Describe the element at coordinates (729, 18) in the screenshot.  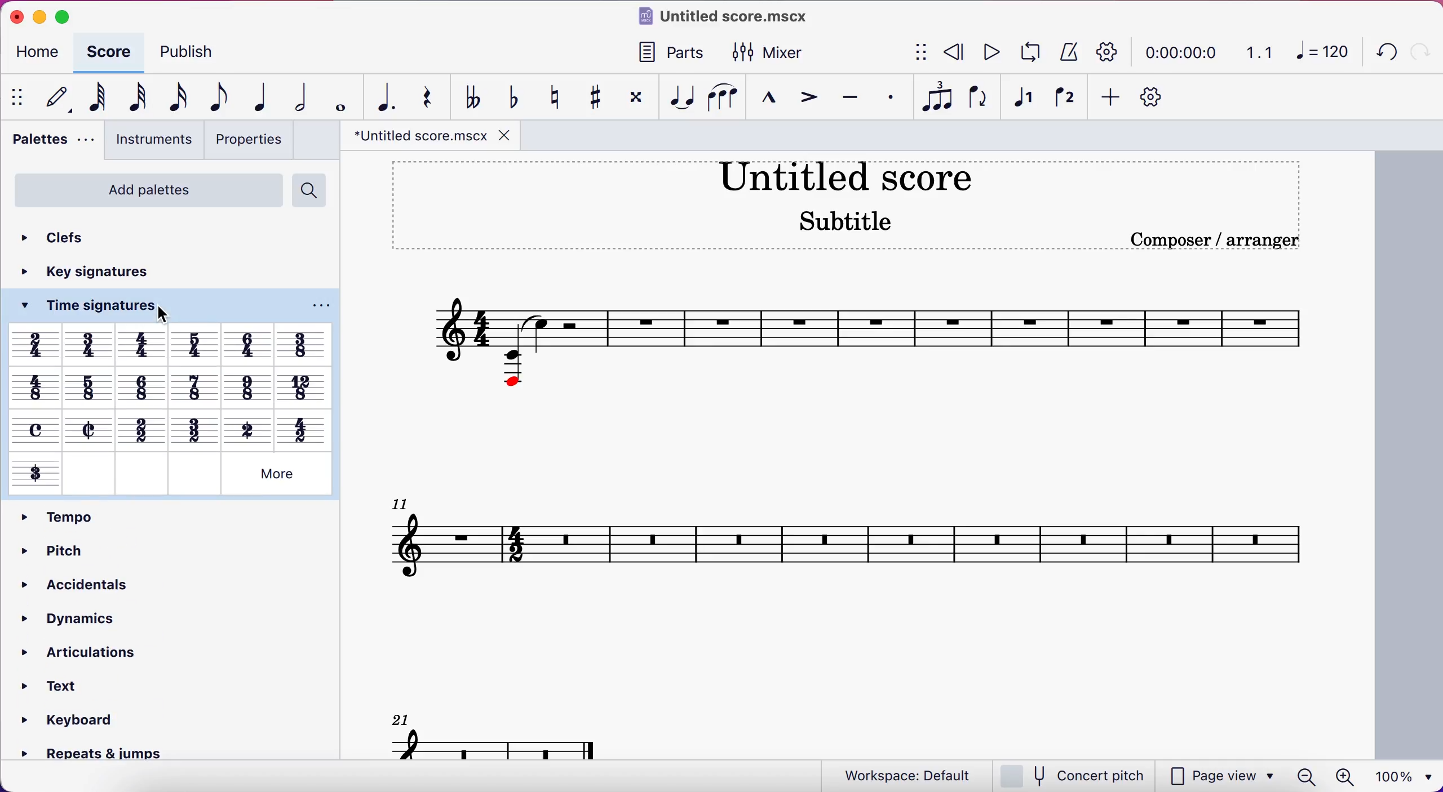
I see `untitled score.mscx` at that location.